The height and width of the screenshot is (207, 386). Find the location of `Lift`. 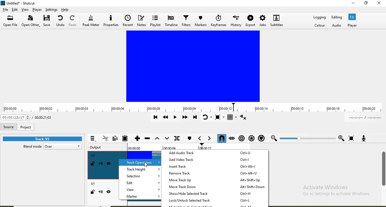

Lift is located at coordinates (157, 138).